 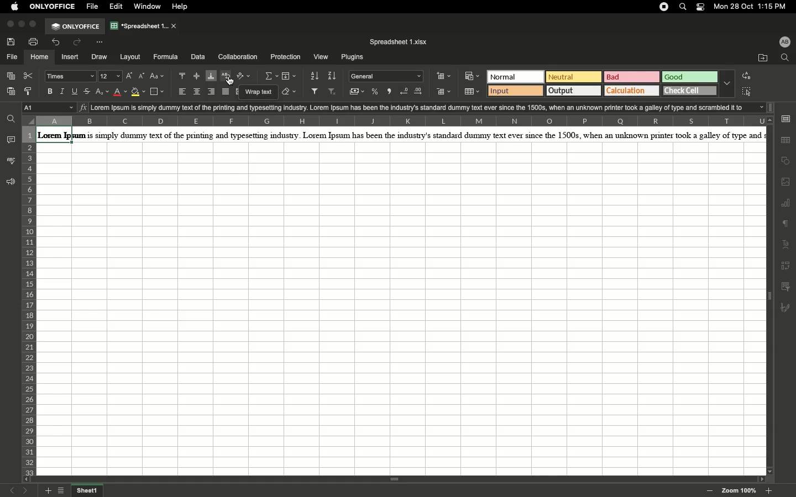 I want to click on File, so click(x=93, y=7).